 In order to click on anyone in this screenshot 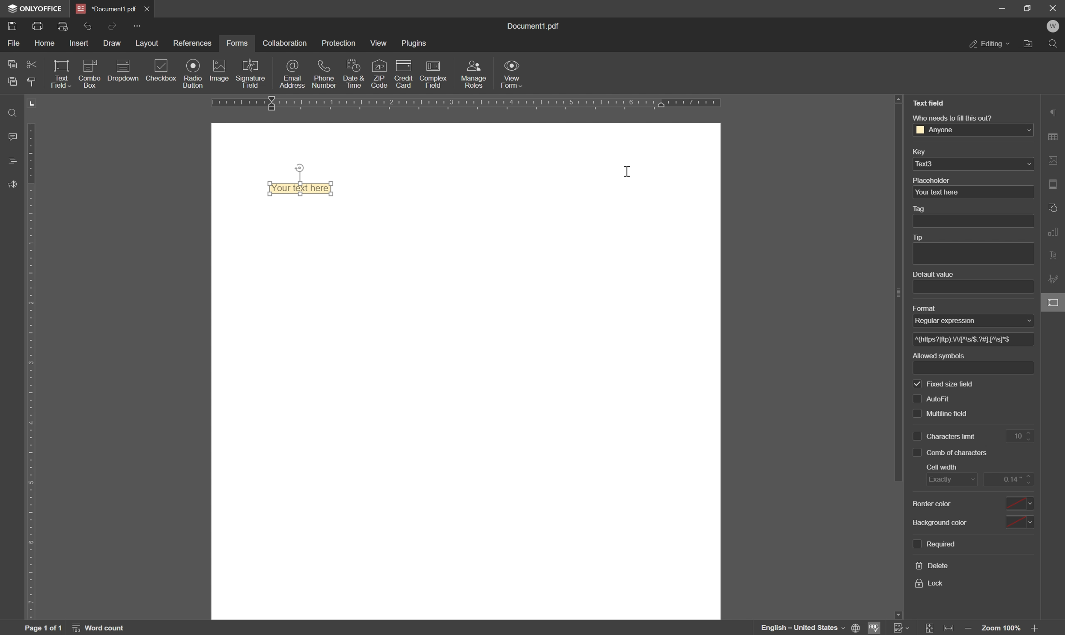, I will do `click(940, 130)`.